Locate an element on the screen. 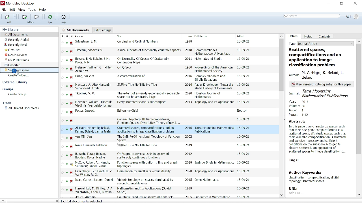 The height and width of the screenshot is (203, 362). Commentationes
Mathematicae Universitatis is located at coordinates (214, 51).